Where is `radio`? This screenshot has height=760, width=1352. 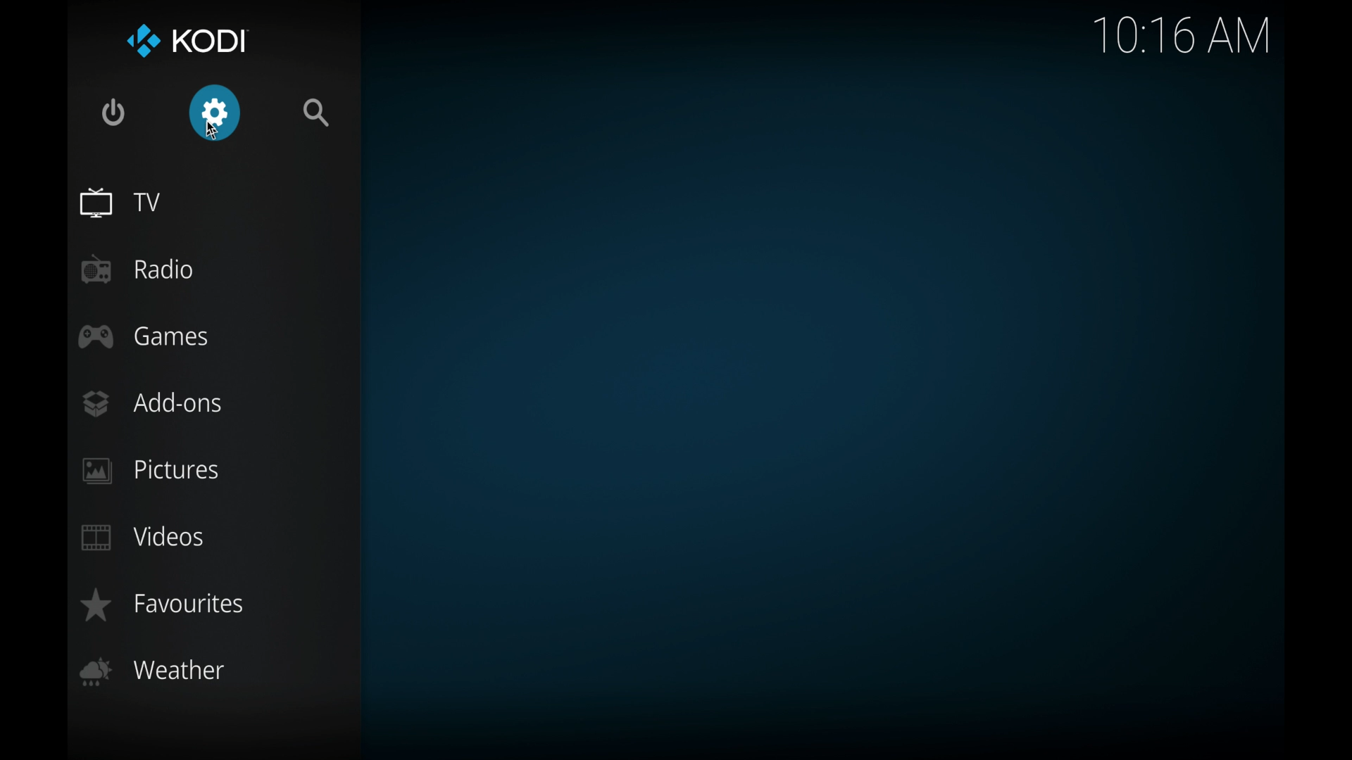 radio is located at coordinates (138, 270).